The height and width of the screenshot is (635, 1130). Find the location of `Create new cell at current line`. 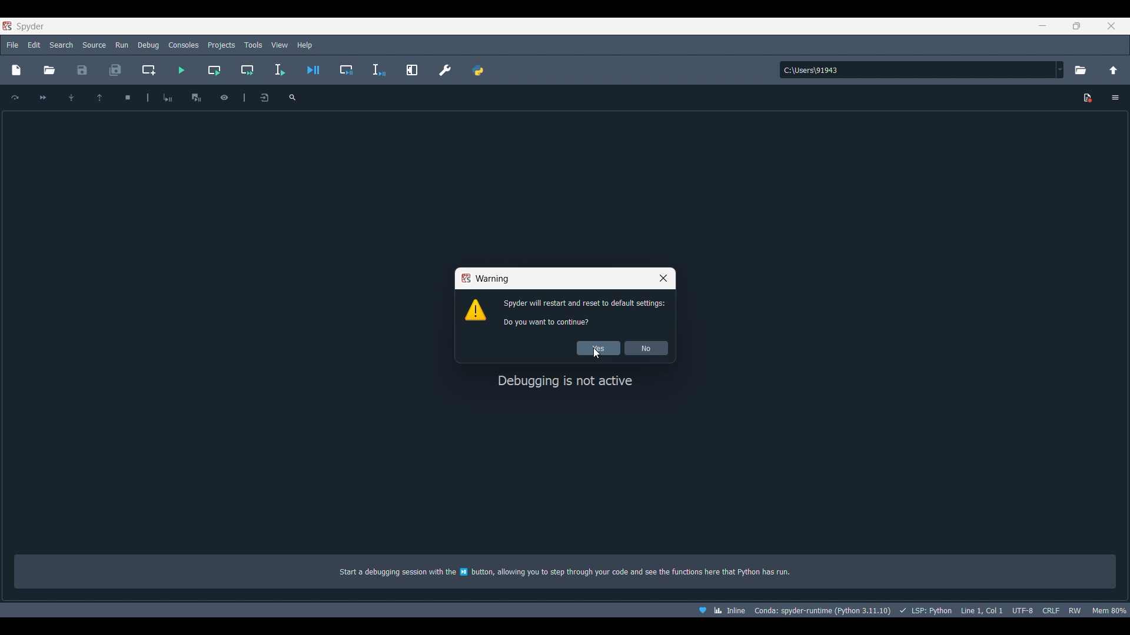

Create new cell at current line is located at coordinates (148, 70).